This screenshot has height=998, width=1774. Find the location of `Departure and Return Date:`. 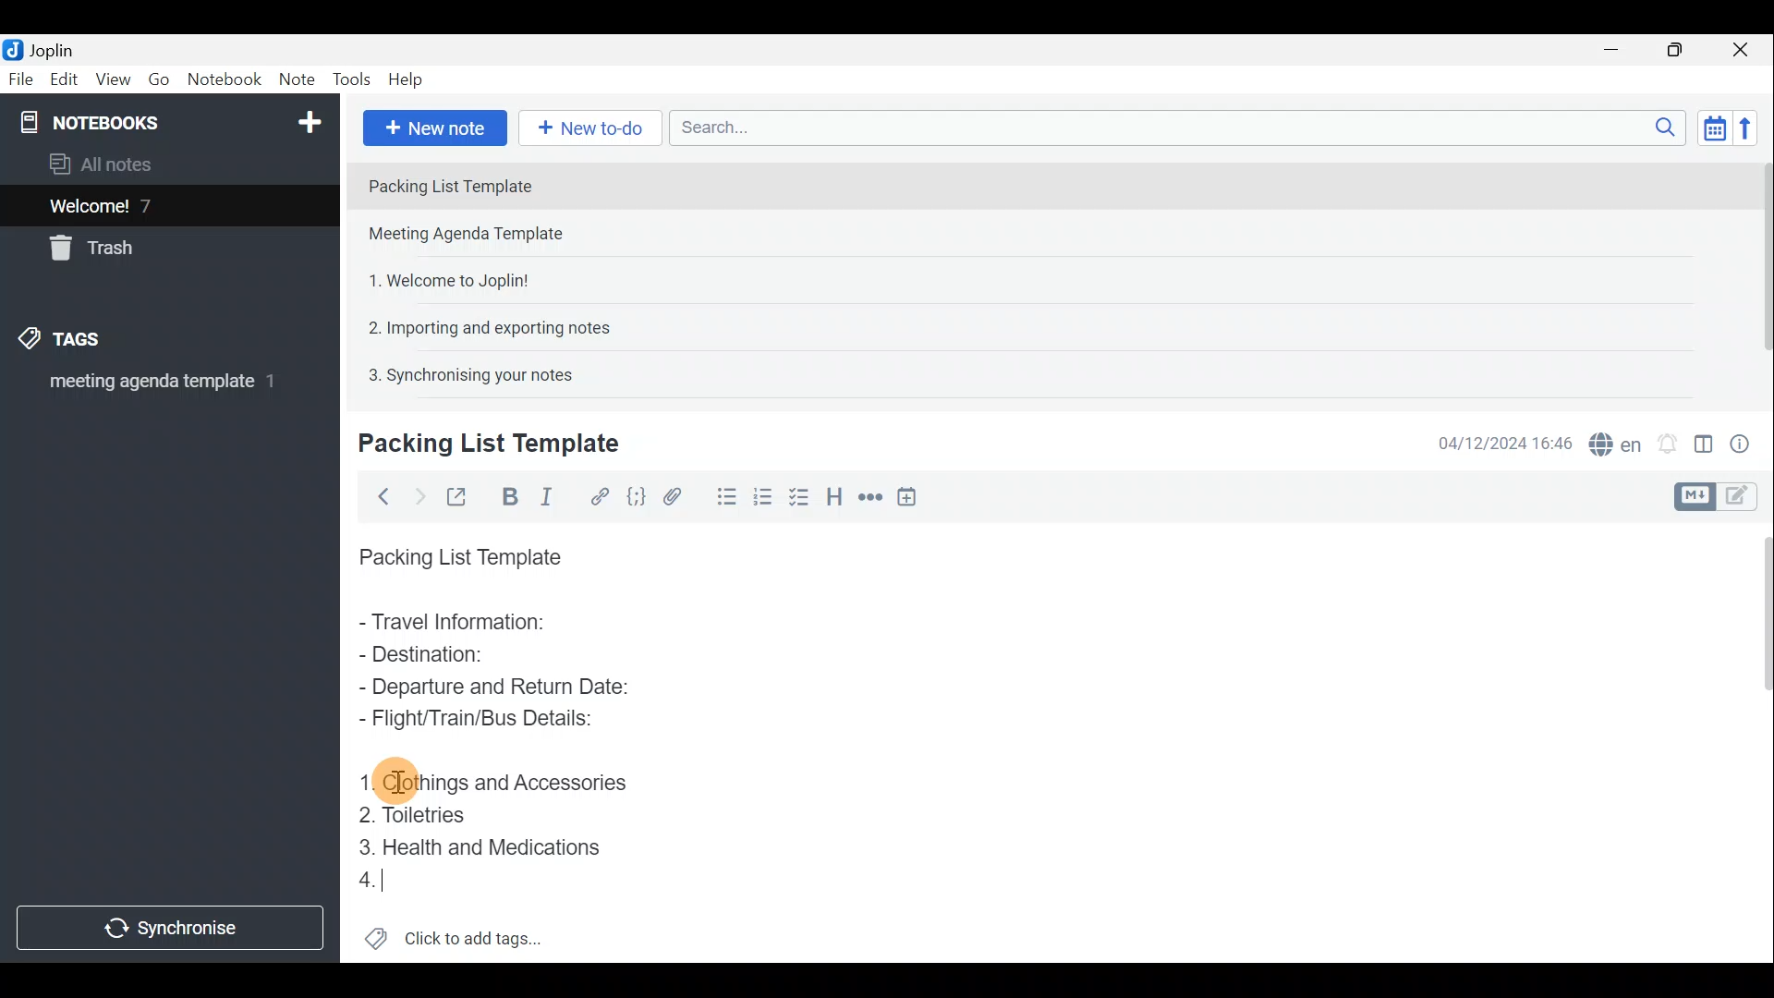

Departure and Return Date: is located at coordinates (494, 686).